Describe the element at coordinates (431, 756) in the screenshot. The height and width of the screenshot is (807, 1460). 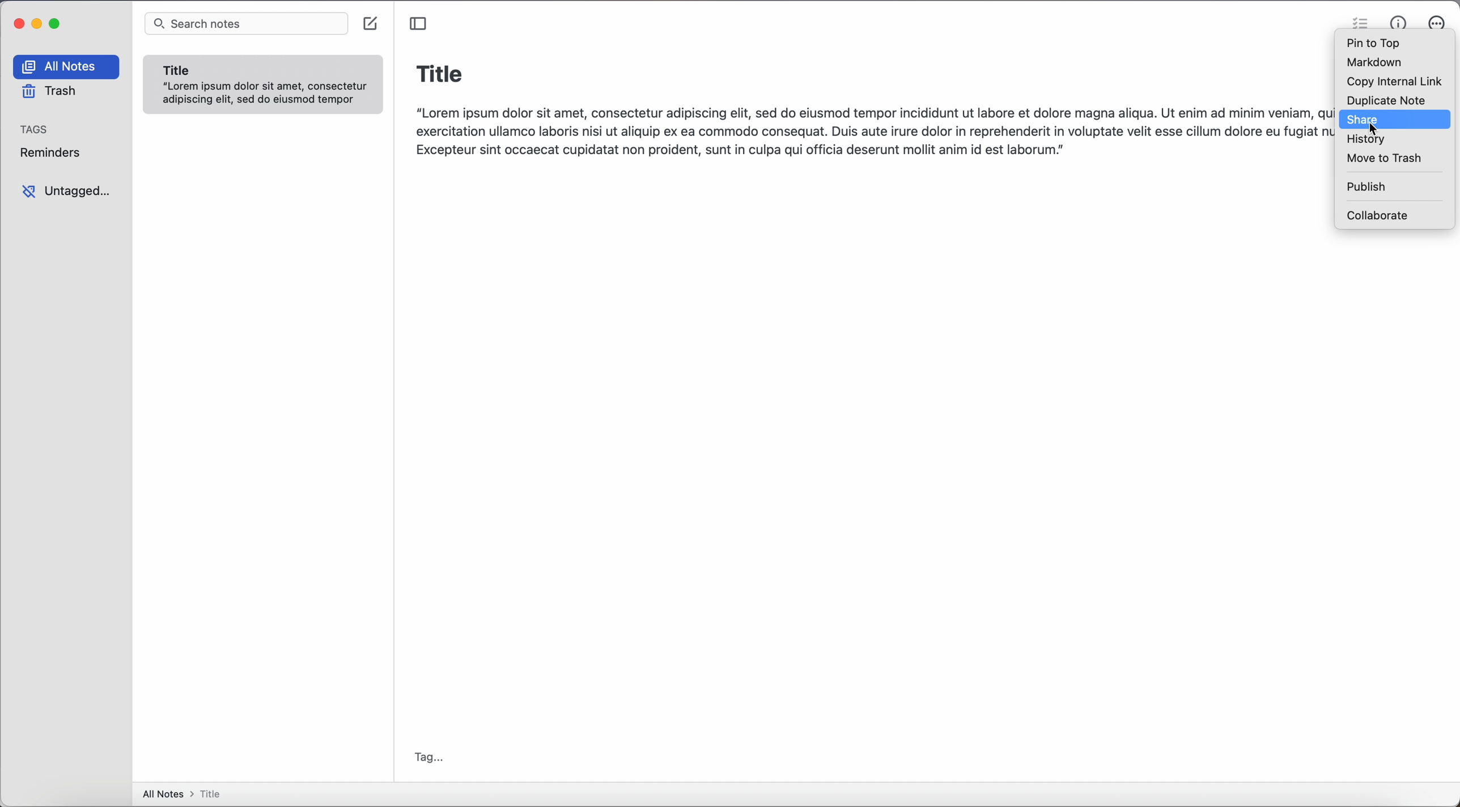
I see `tag...` at that location.